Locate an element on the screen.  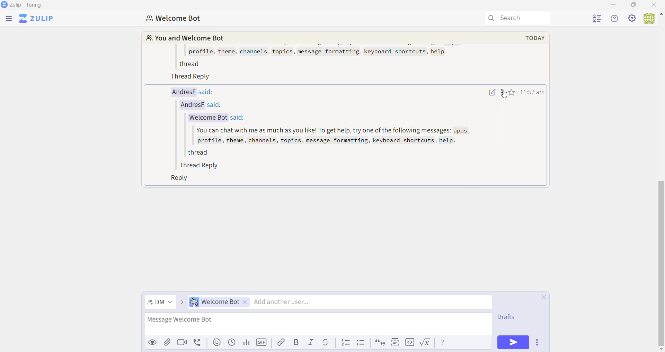
Link is located at coordinates (280, 343).